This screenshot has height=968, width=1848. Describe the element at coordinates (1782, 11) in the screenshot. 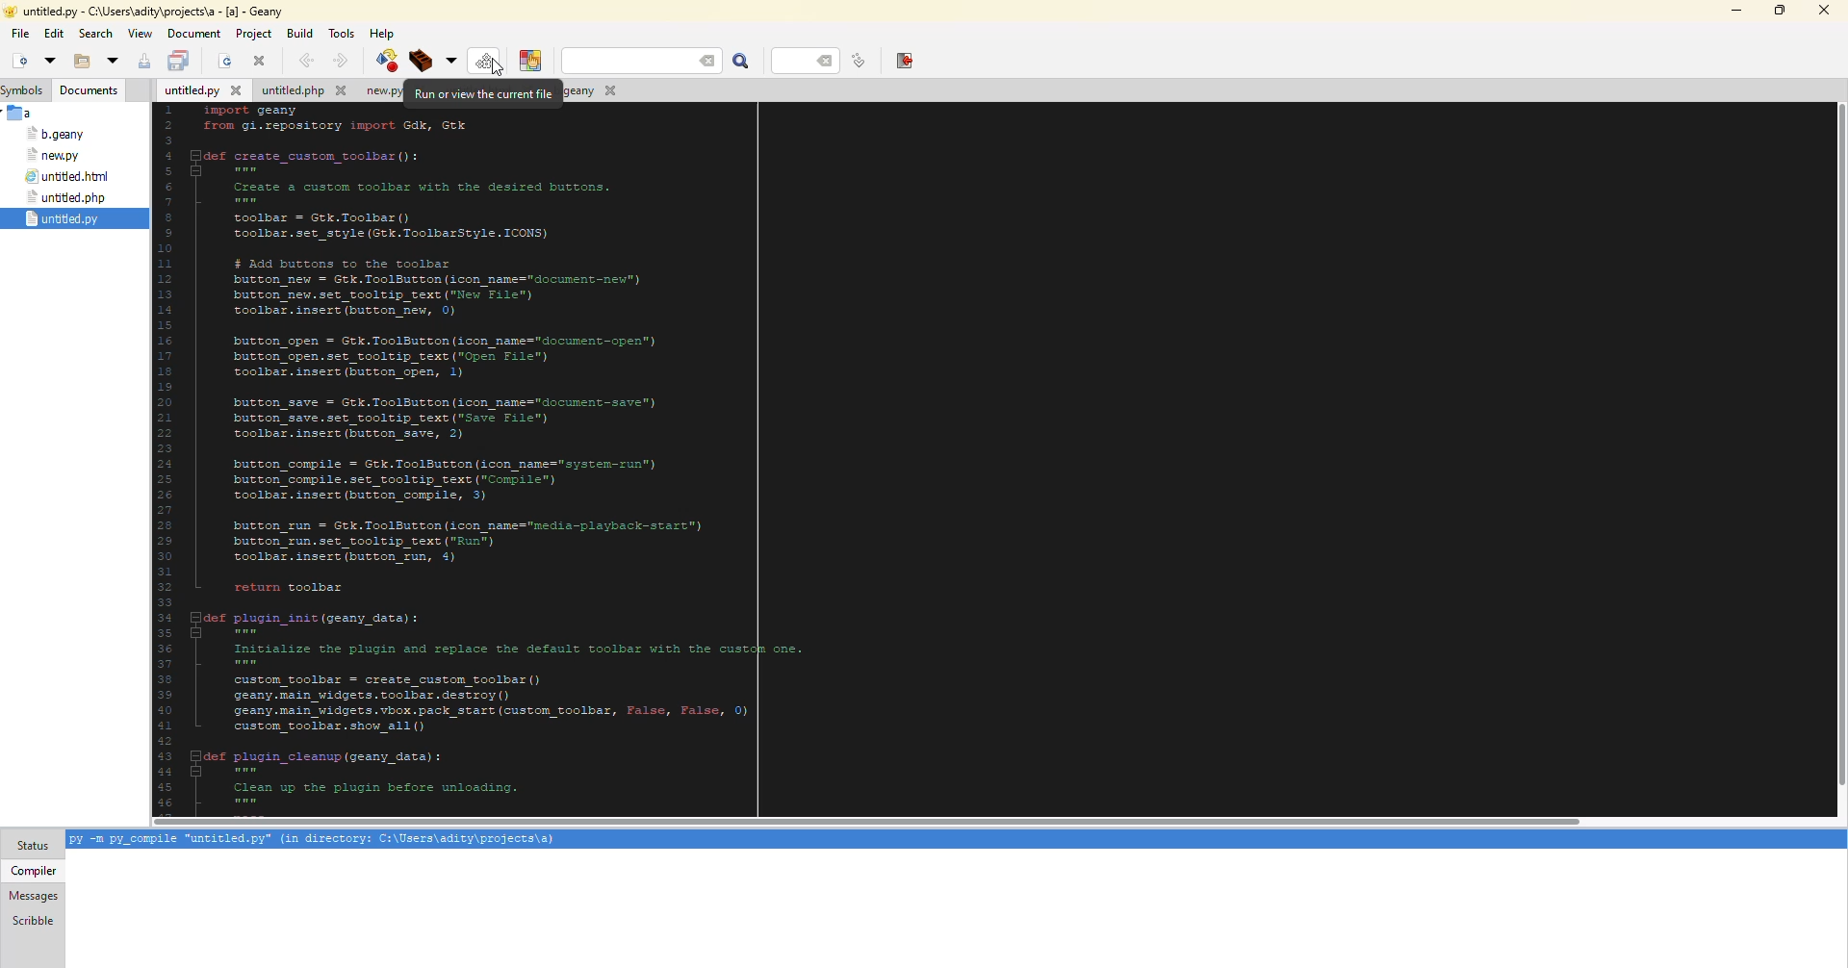

I see `maximize` at that location.